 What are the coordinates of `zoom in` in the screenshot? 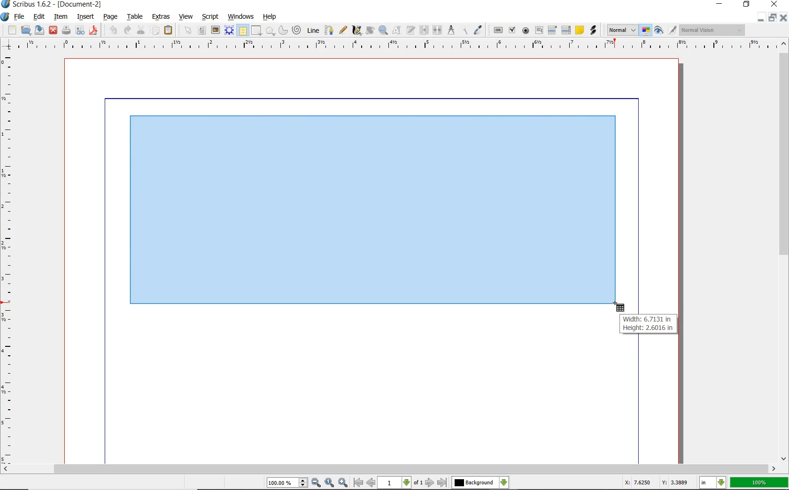 It's located at (342, 483).